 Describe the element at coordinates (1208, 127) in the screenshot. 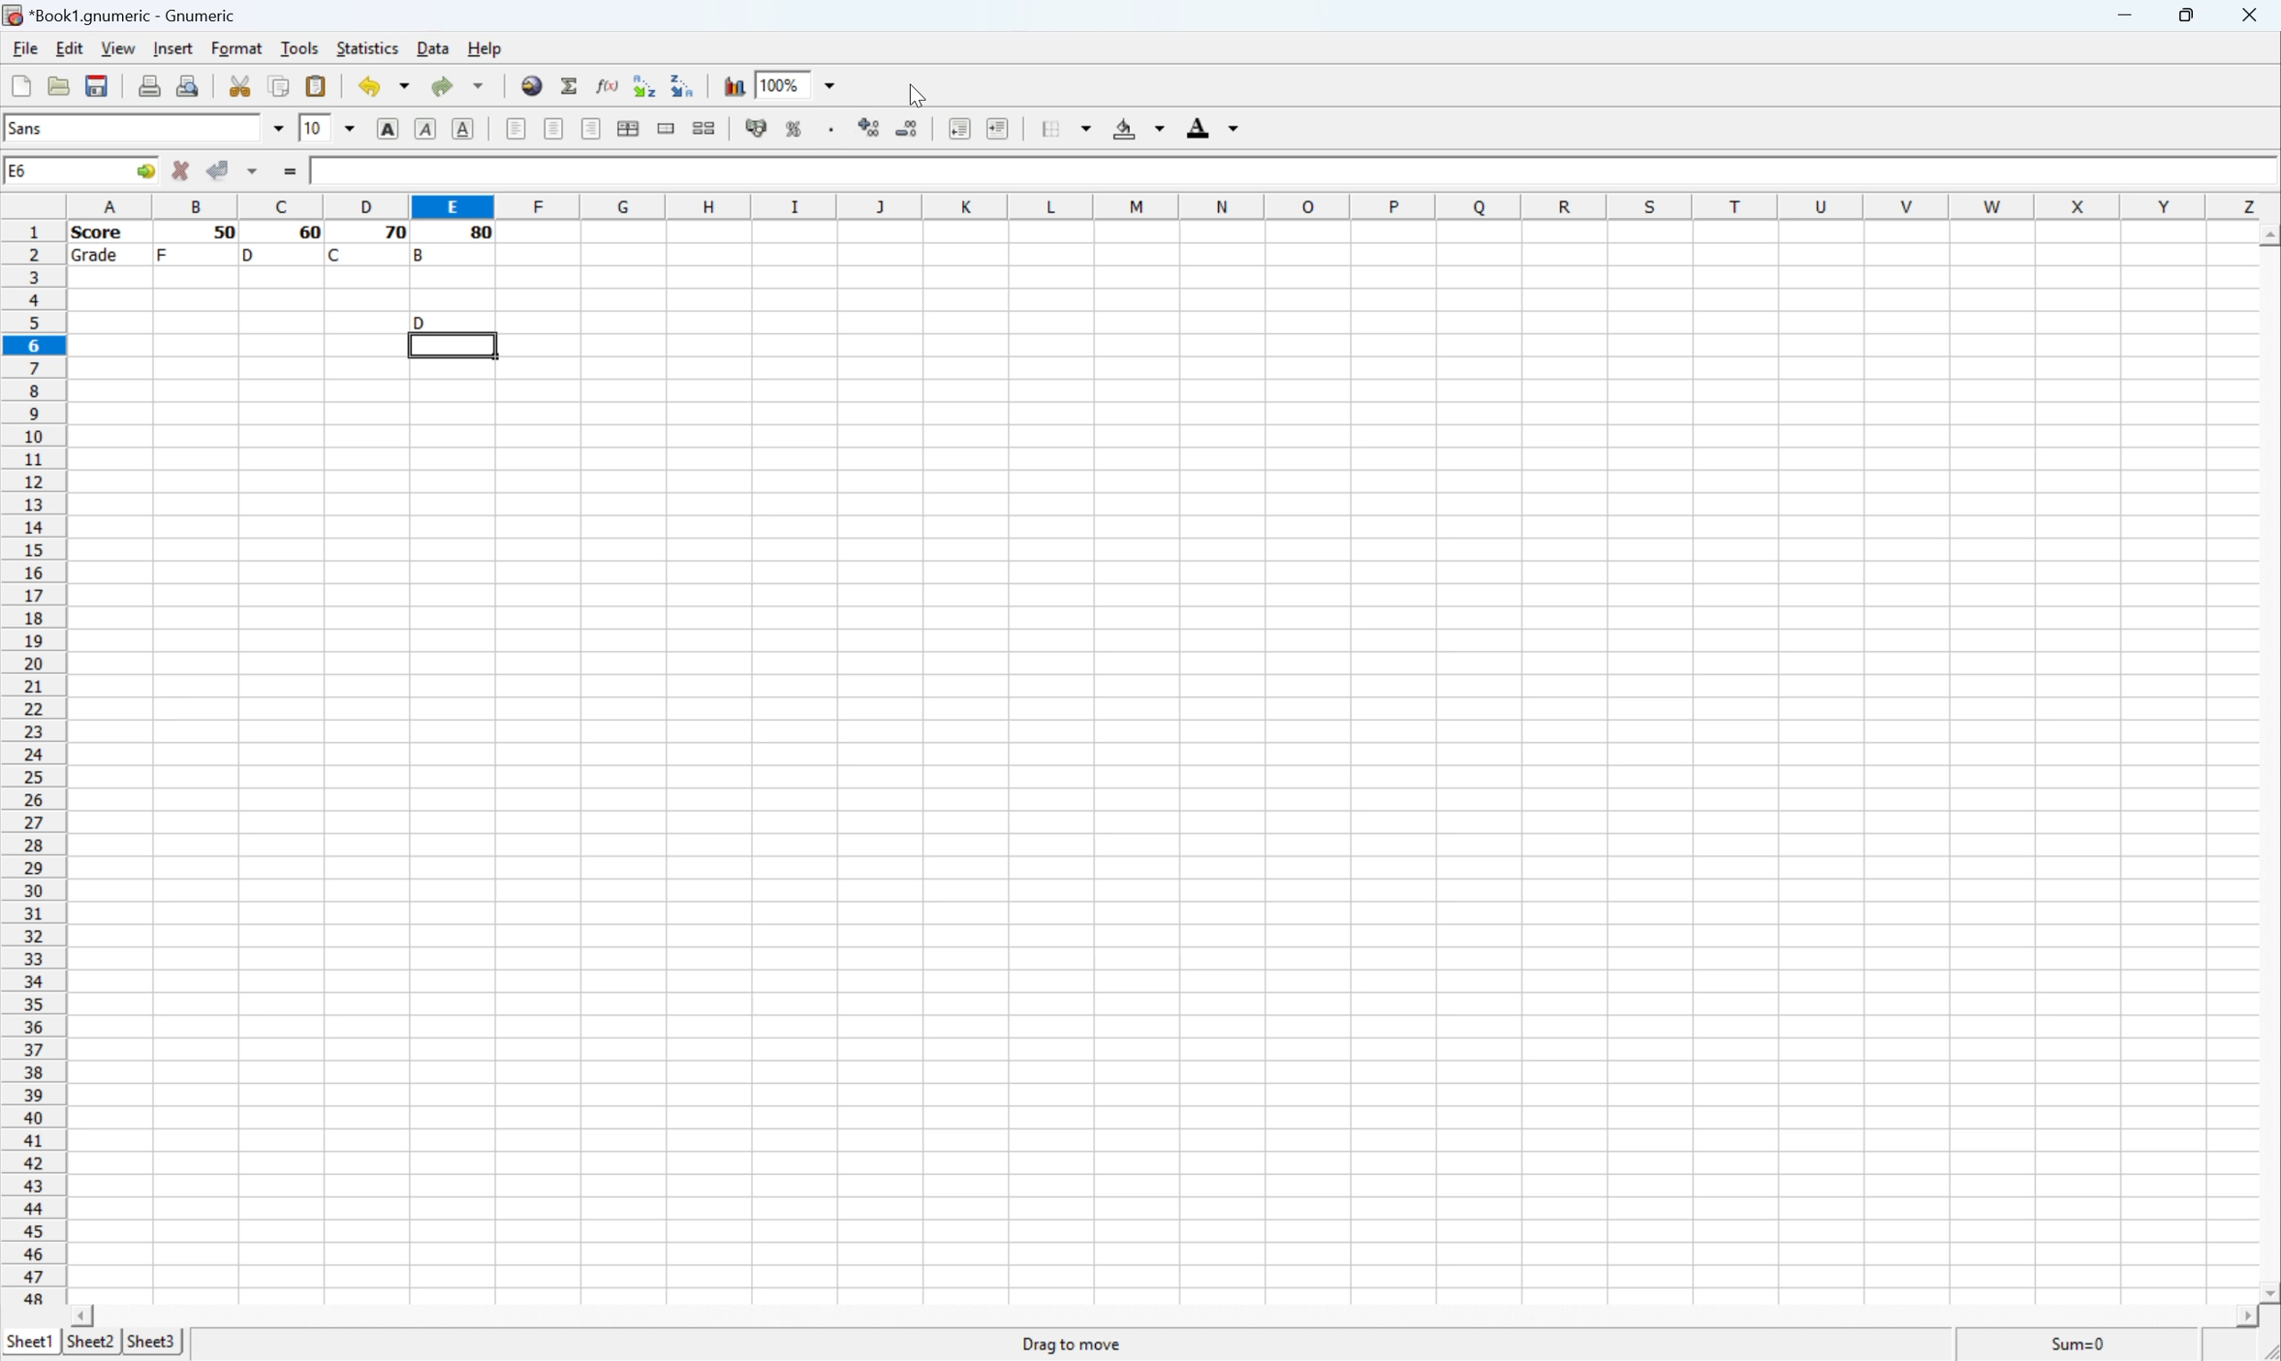

I see `Foreground` at that location.